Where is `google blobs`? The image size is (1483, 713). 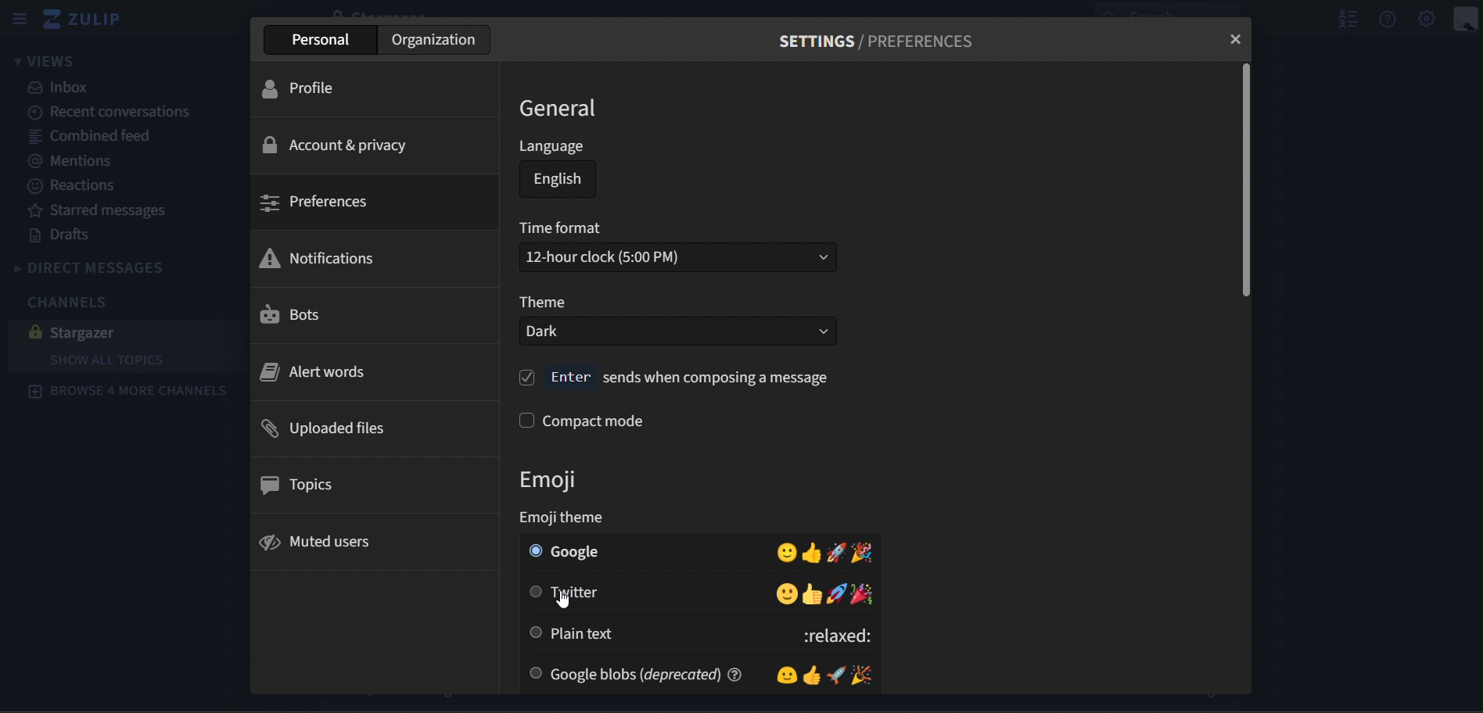
google blobs is located at coordinates (706, 673).